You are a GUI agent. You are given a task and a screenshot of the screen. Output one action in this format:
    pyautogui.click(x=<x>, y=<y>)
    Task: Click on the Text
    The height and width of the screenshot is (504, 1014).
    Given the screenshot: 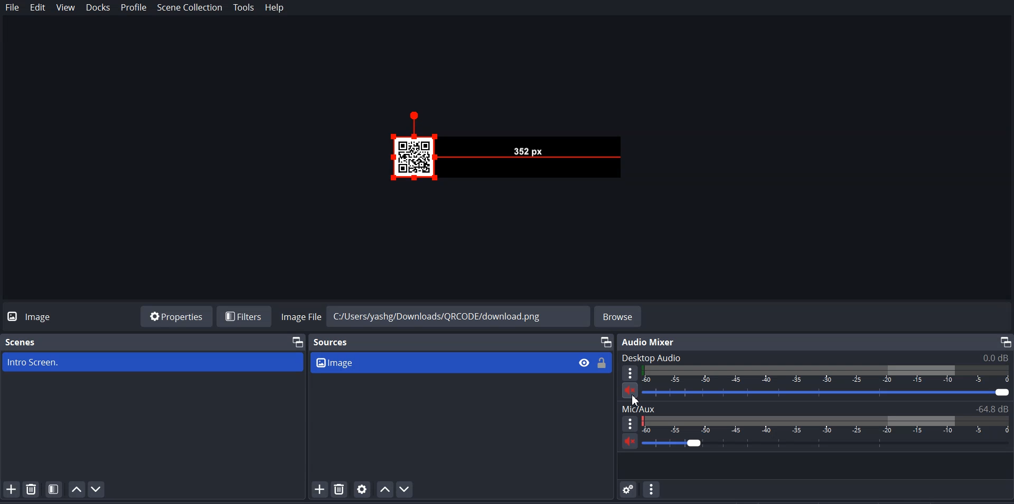 What is the action you would take?
    pyautogui.click(x=651, y=342)
    